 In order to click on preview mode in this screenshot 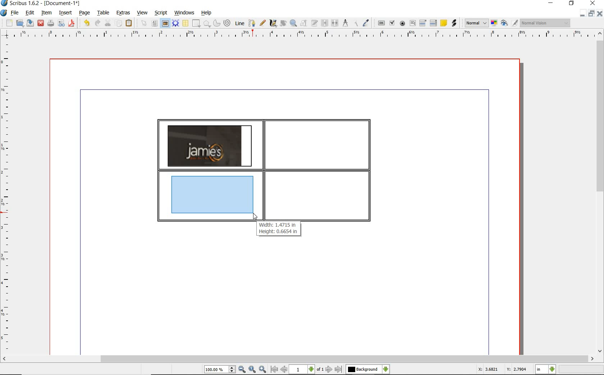, I will do `click(504, 24)`.